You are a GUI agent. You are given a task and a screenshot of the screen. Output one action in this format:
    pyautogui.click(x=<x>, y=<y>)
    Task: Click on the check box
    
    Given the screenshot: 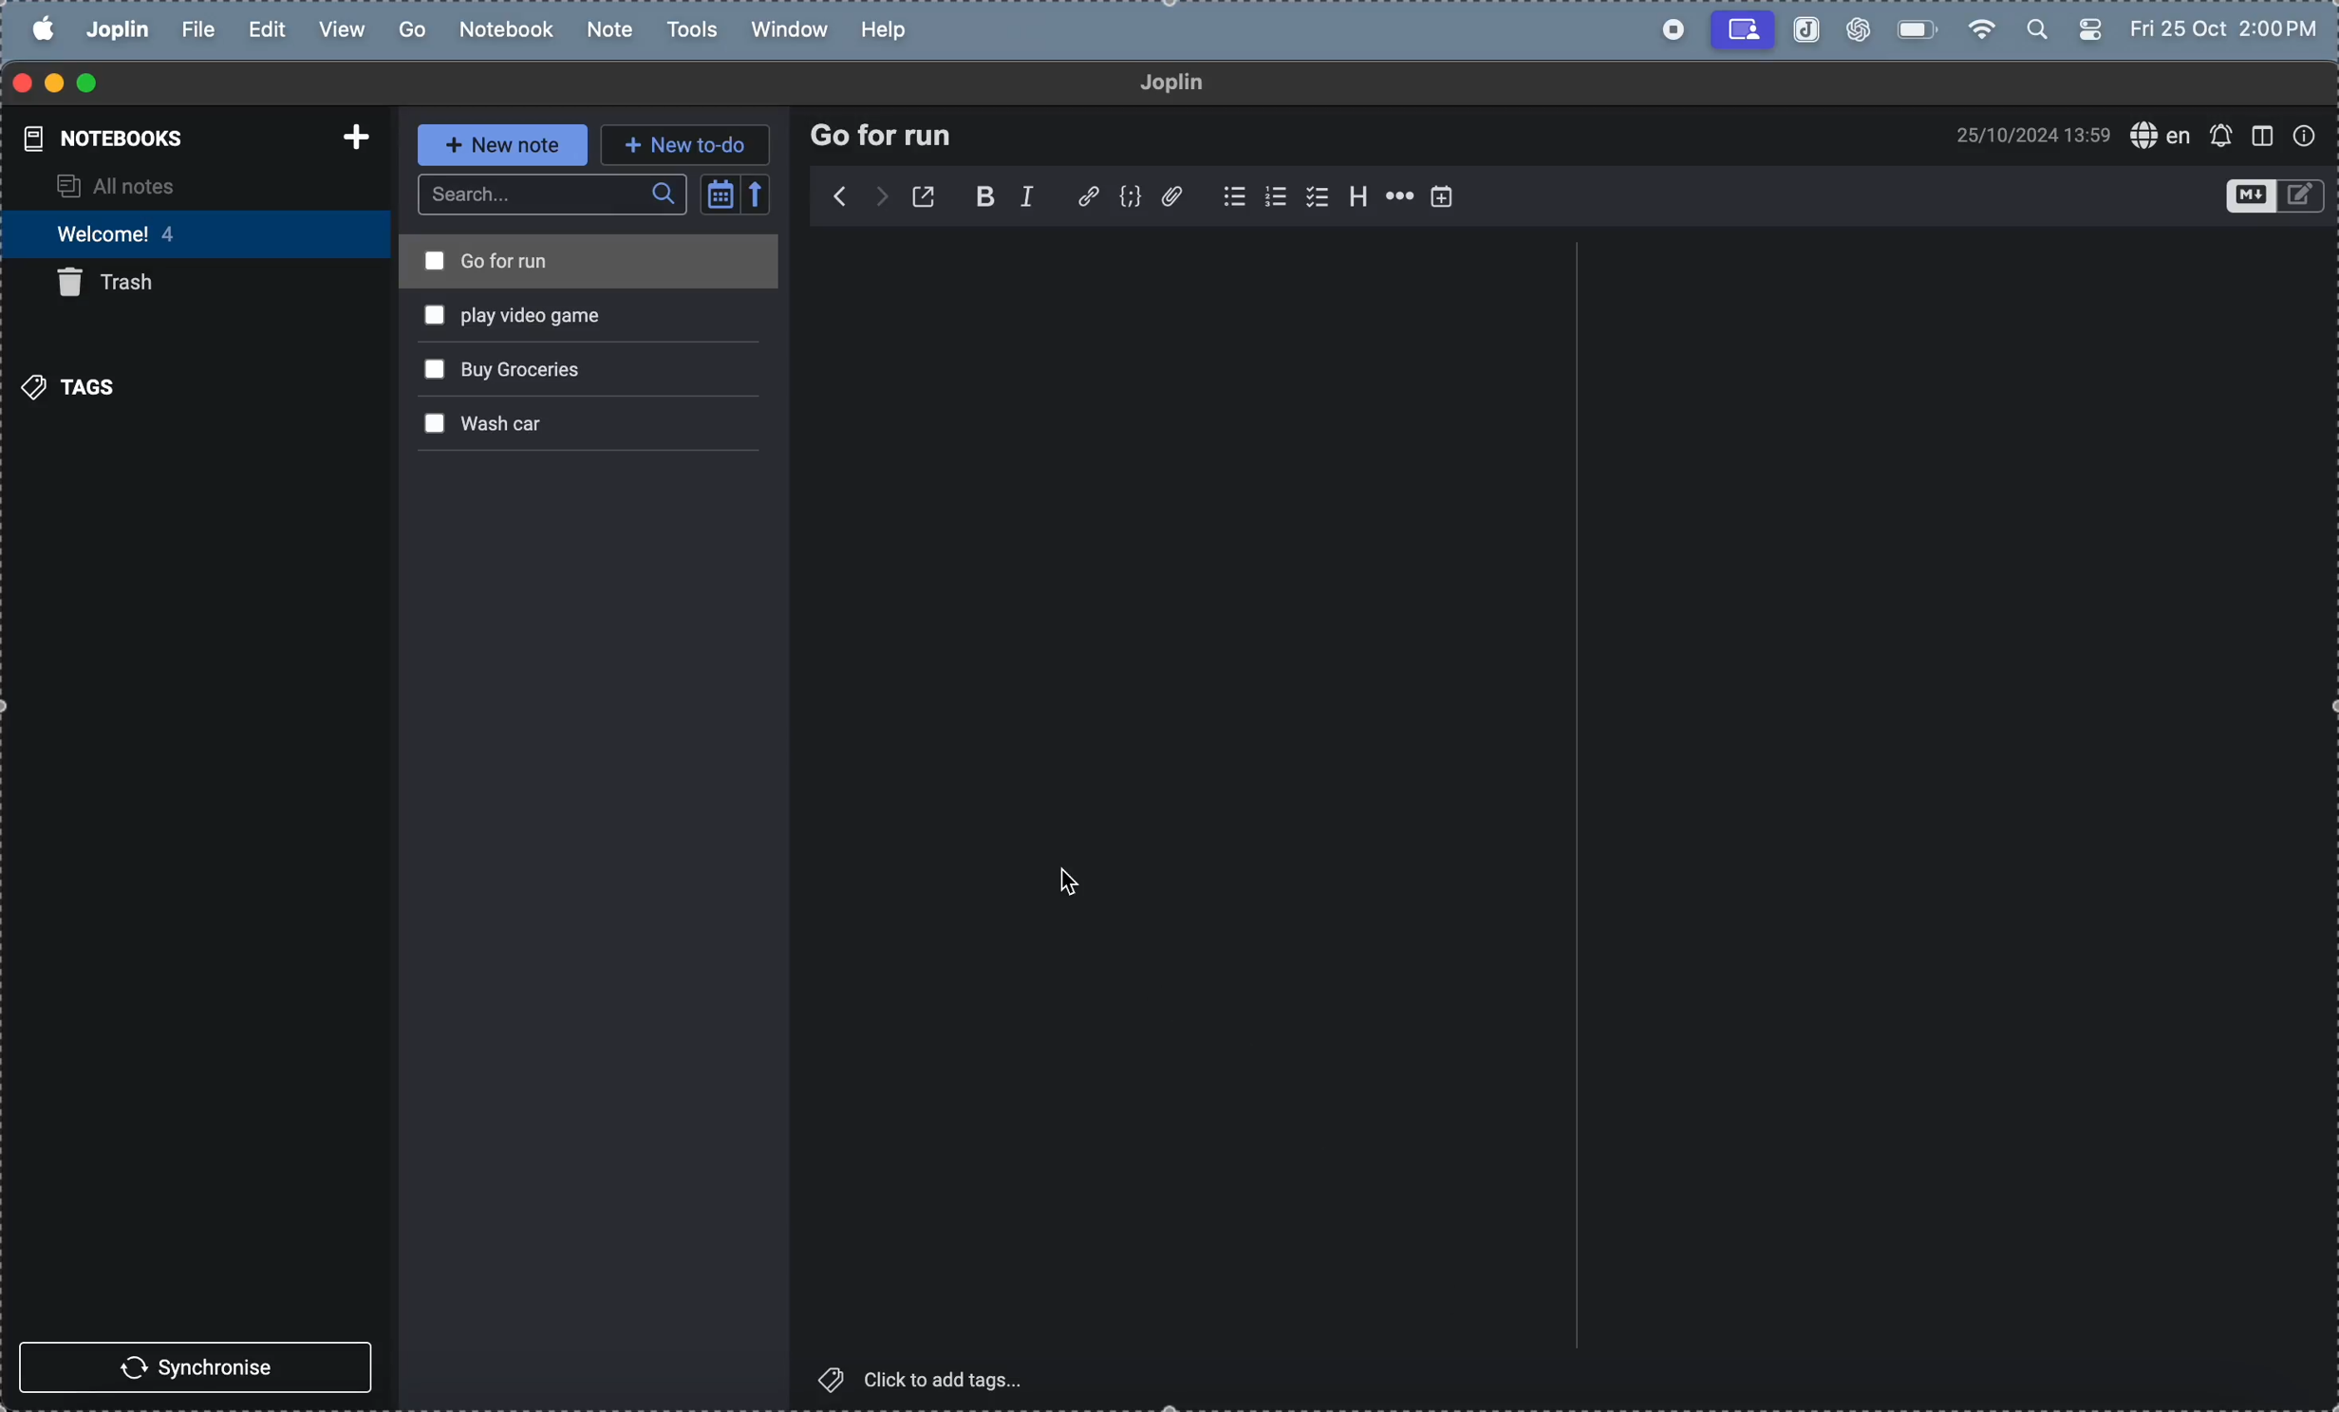 What is the action you would take?
    pyautogui.click(x=1323, y=197)
    